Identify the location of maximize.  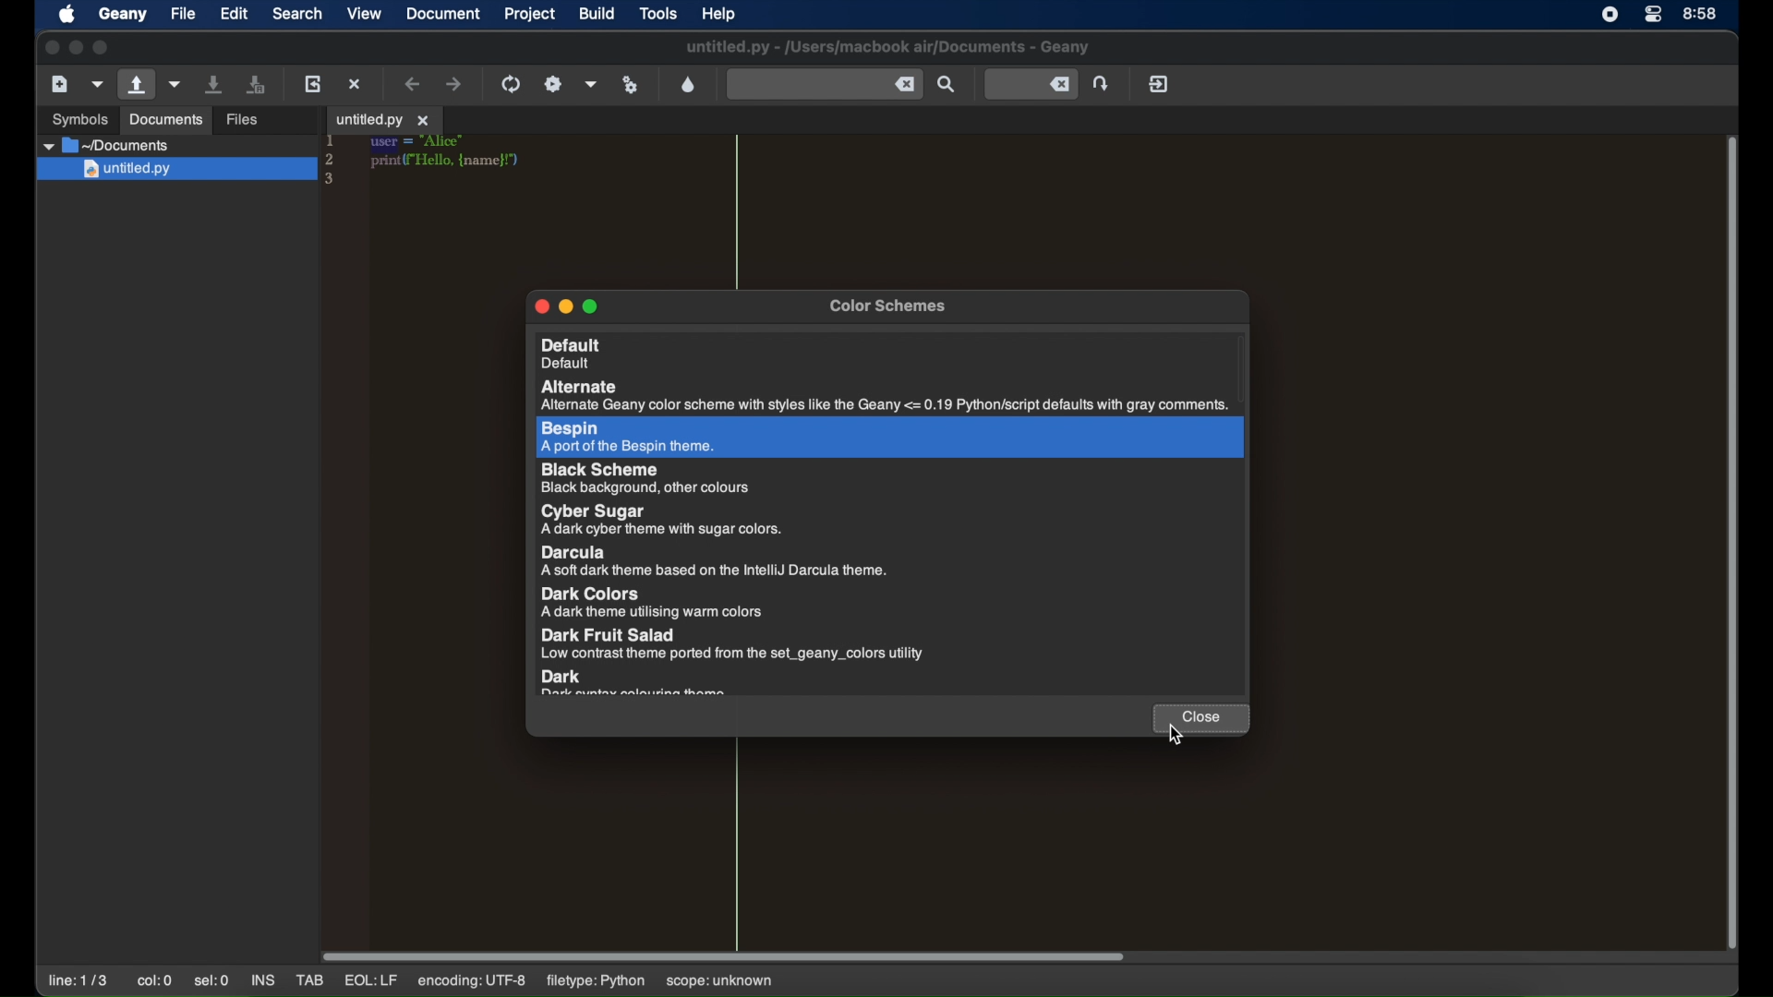
(102, 48).